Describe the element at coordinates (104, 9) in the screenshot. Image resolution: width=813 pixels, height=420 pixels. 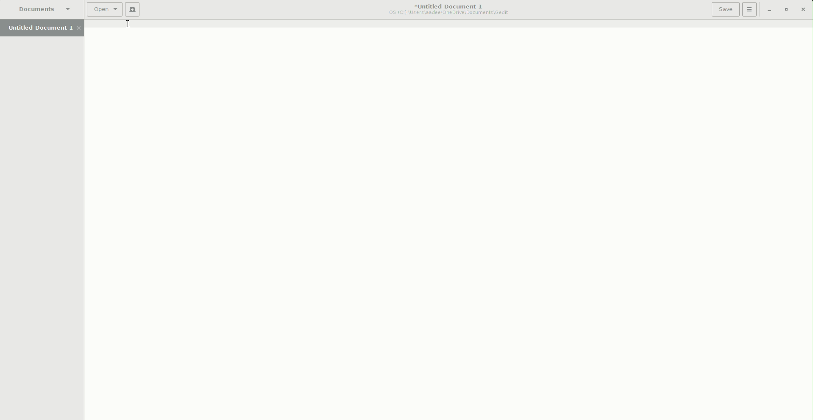
I see `Open` at that location.